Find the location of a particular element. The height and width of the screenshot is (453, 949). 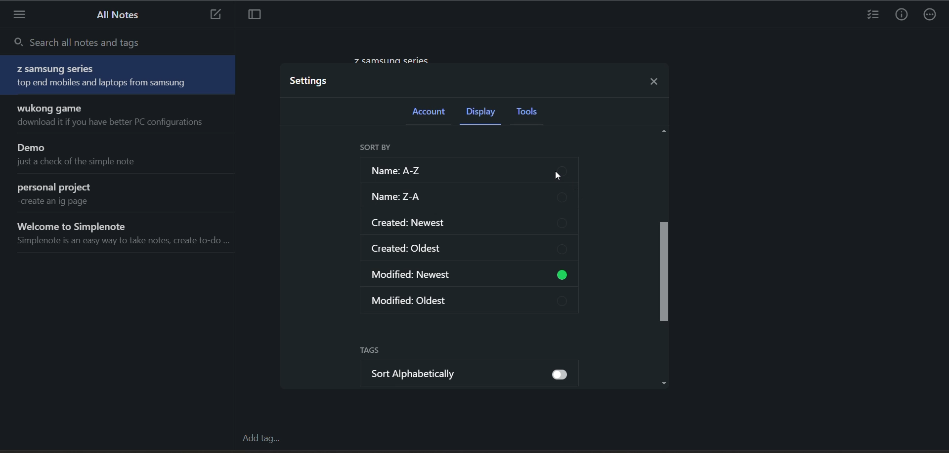

insert checklist is located at coordinates (871, 15).